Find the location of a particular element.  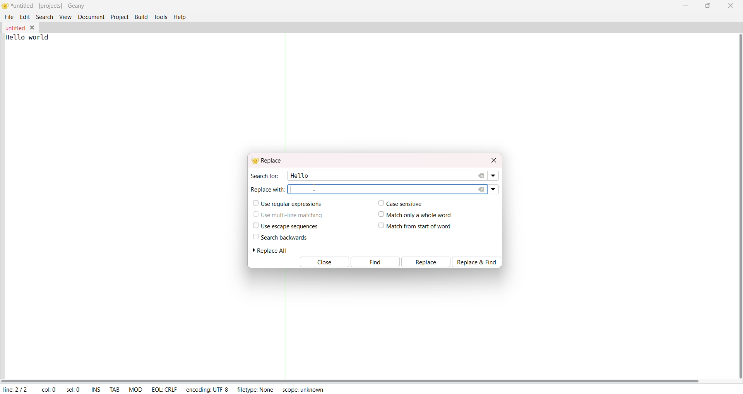

search backwards is located at coordinates (279, 237).